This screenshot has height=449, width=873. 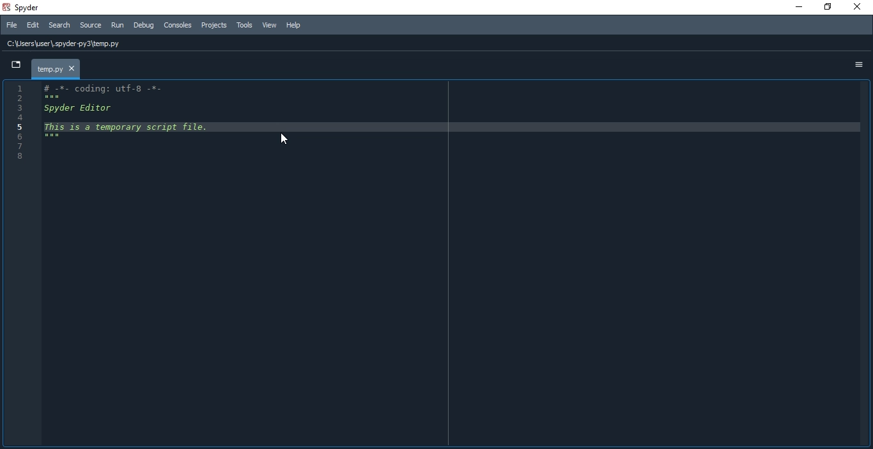 What do you see at coordinates (10, 26) in the screenshot?
I see `File ` at bounding box center [10, 26].